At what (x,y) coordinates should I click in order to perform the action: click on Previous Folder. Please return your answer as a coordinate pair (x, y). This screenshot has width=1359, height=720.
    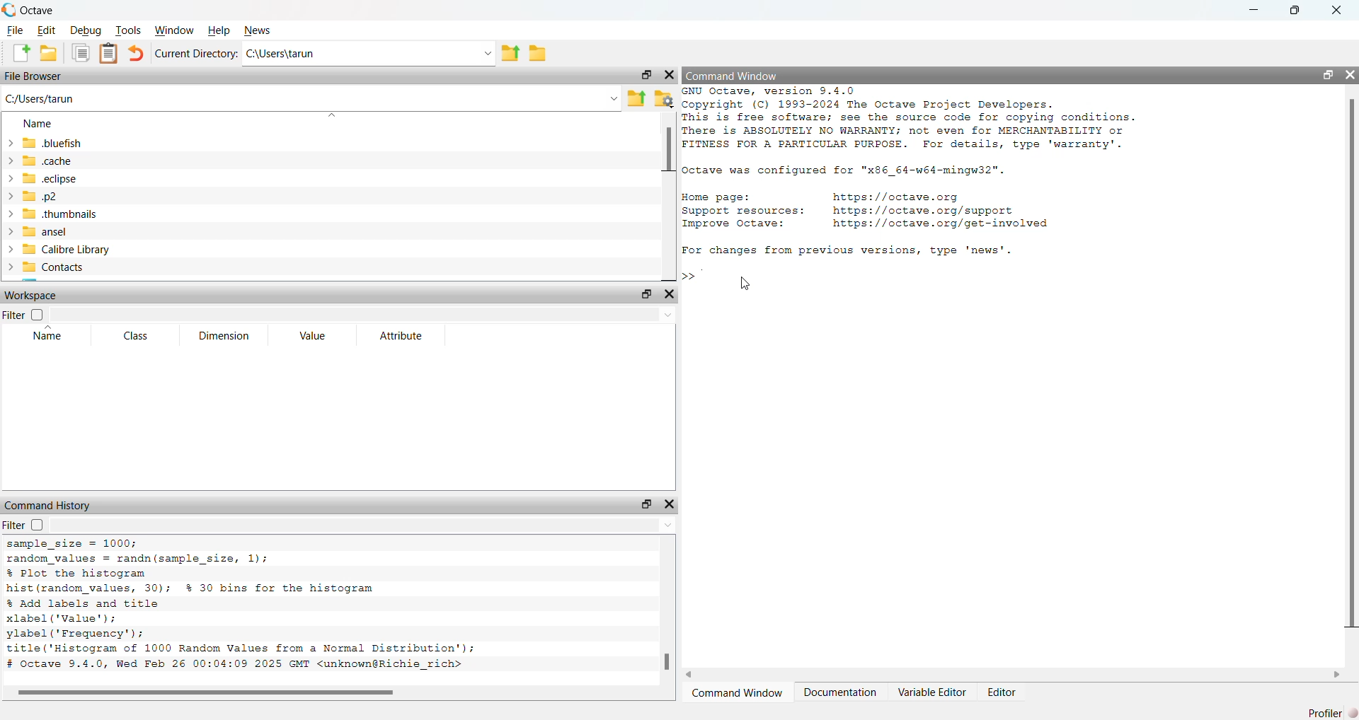
    Looking at the image, I should click on (637, 99).